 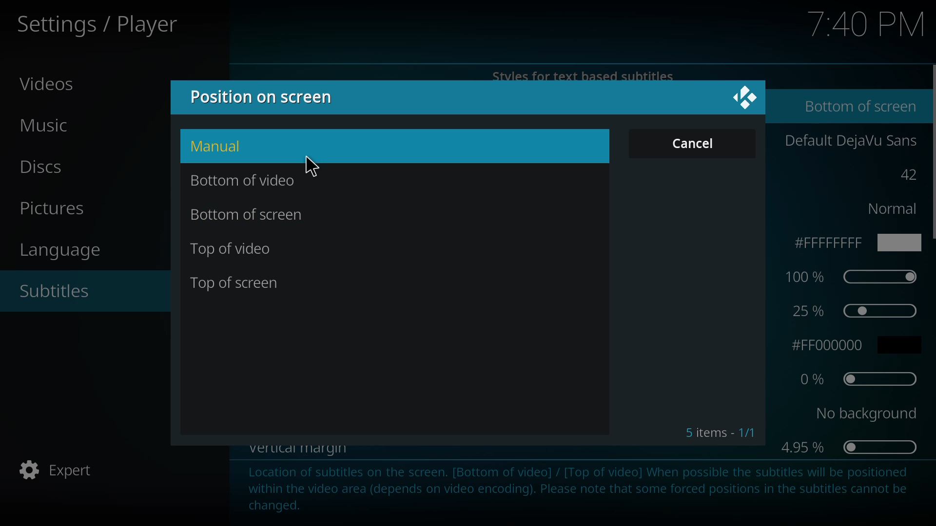 What do you see at coordinates (858, 378) in the screenshot?
I see `0` at bounding box center [858, 378].